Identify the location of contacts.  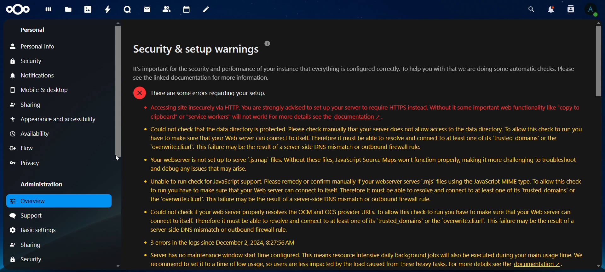
(167, 9).